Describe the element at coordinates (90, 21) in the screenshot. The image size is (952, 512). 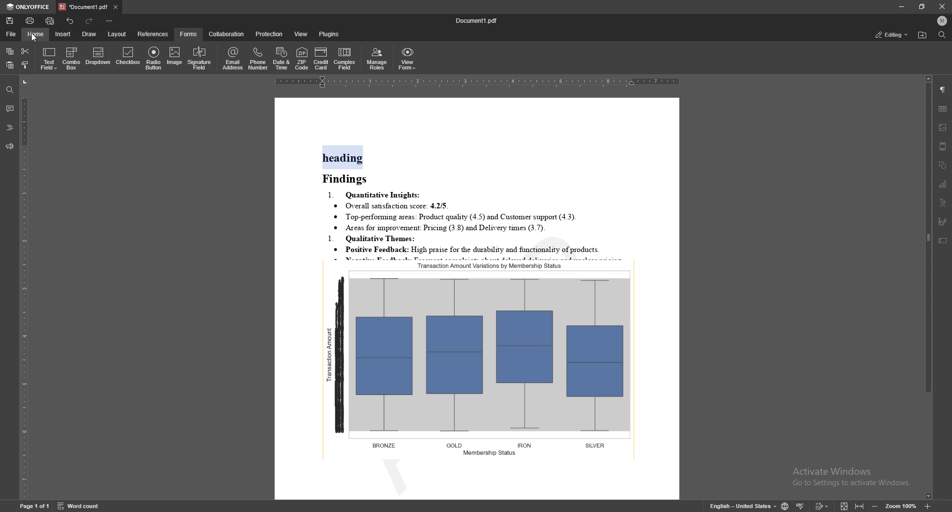
I see `redo` at that location.